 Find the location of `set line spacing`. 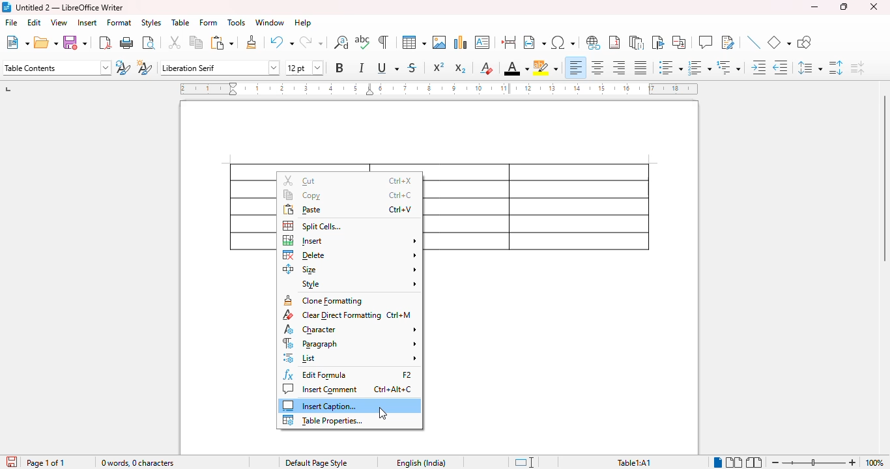

set line spacing is located at coordinates (810, 67).